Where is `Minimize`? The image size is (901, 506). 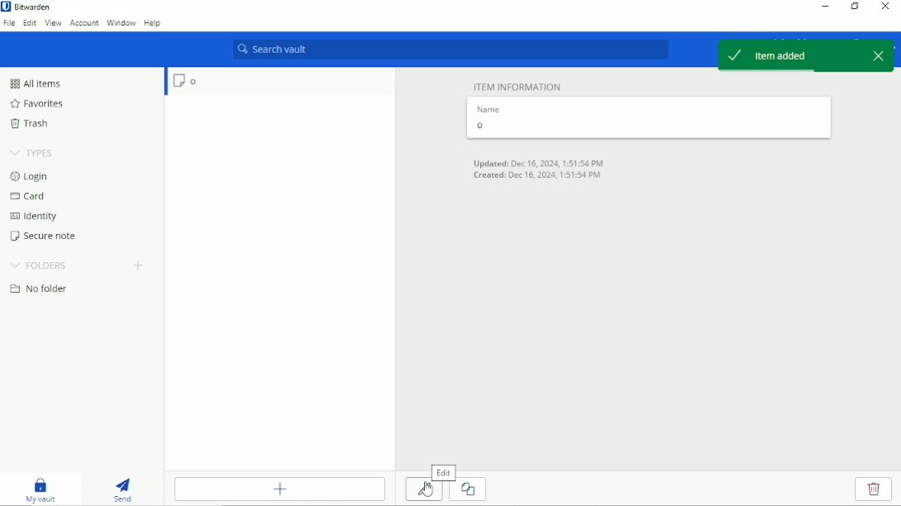 Minimize is located at coordinates (823, 7).